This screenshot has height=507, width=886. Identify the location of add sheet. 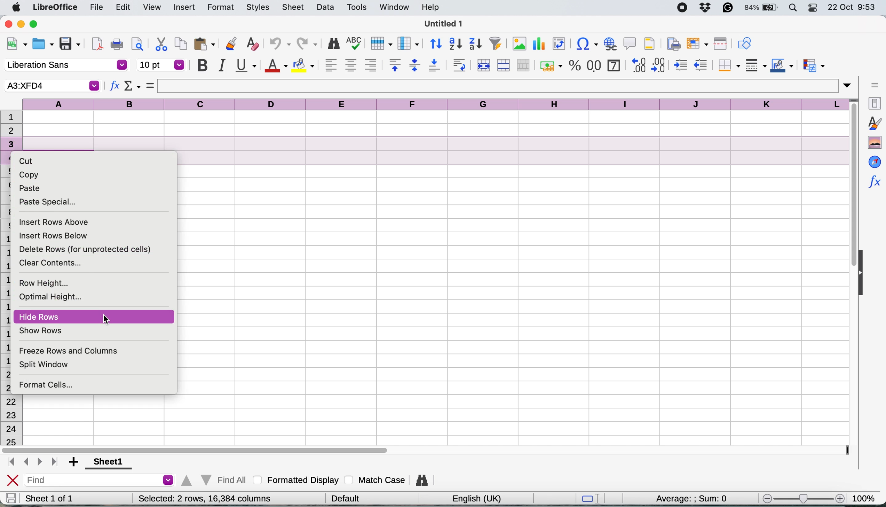
(75, 462).